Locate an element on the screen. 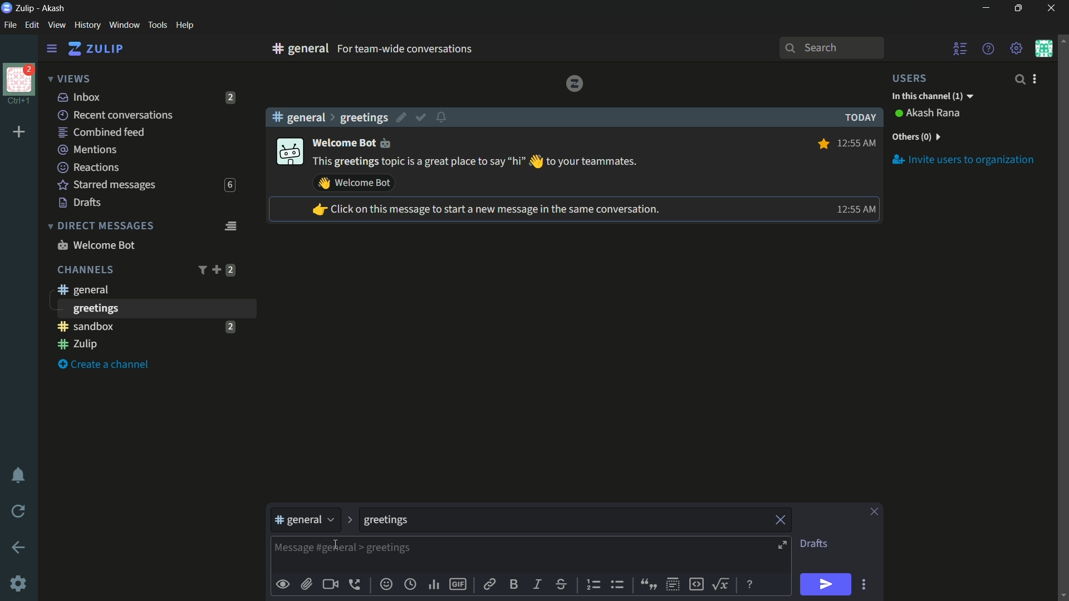  greeting channel is located at coordinates (155, 308).